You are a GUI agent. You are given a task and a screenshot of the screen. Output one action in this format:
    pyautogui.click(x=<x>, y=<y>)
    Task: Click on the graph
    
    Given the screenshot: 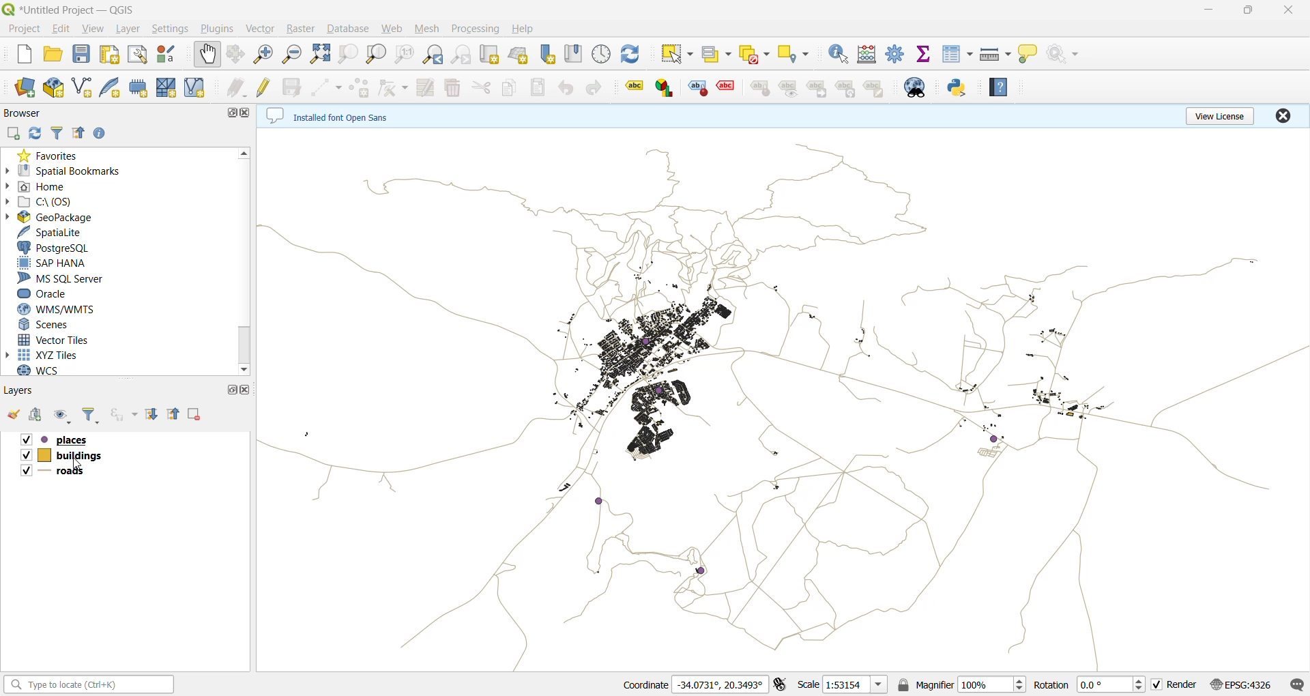 What is the action you would take?
    pyautogui.click(x=665, y=87)
    